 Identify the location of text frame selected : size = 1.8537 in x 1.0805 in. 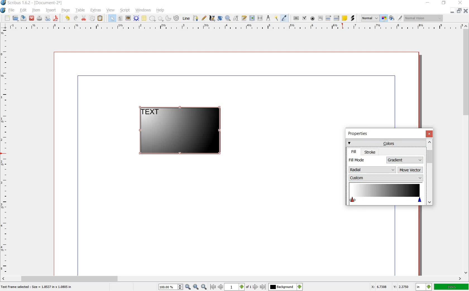
(37, 287).